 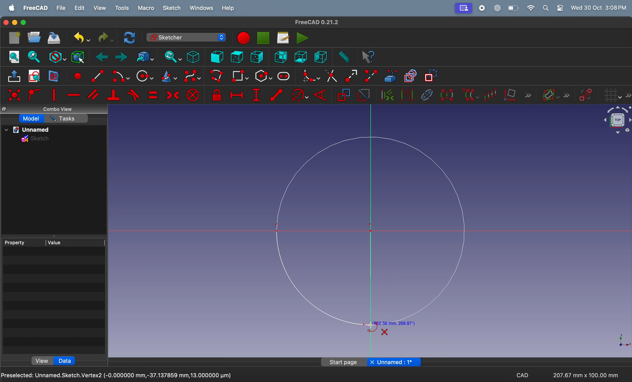 I want to click on constraint angle, so click(x=322, y=94).